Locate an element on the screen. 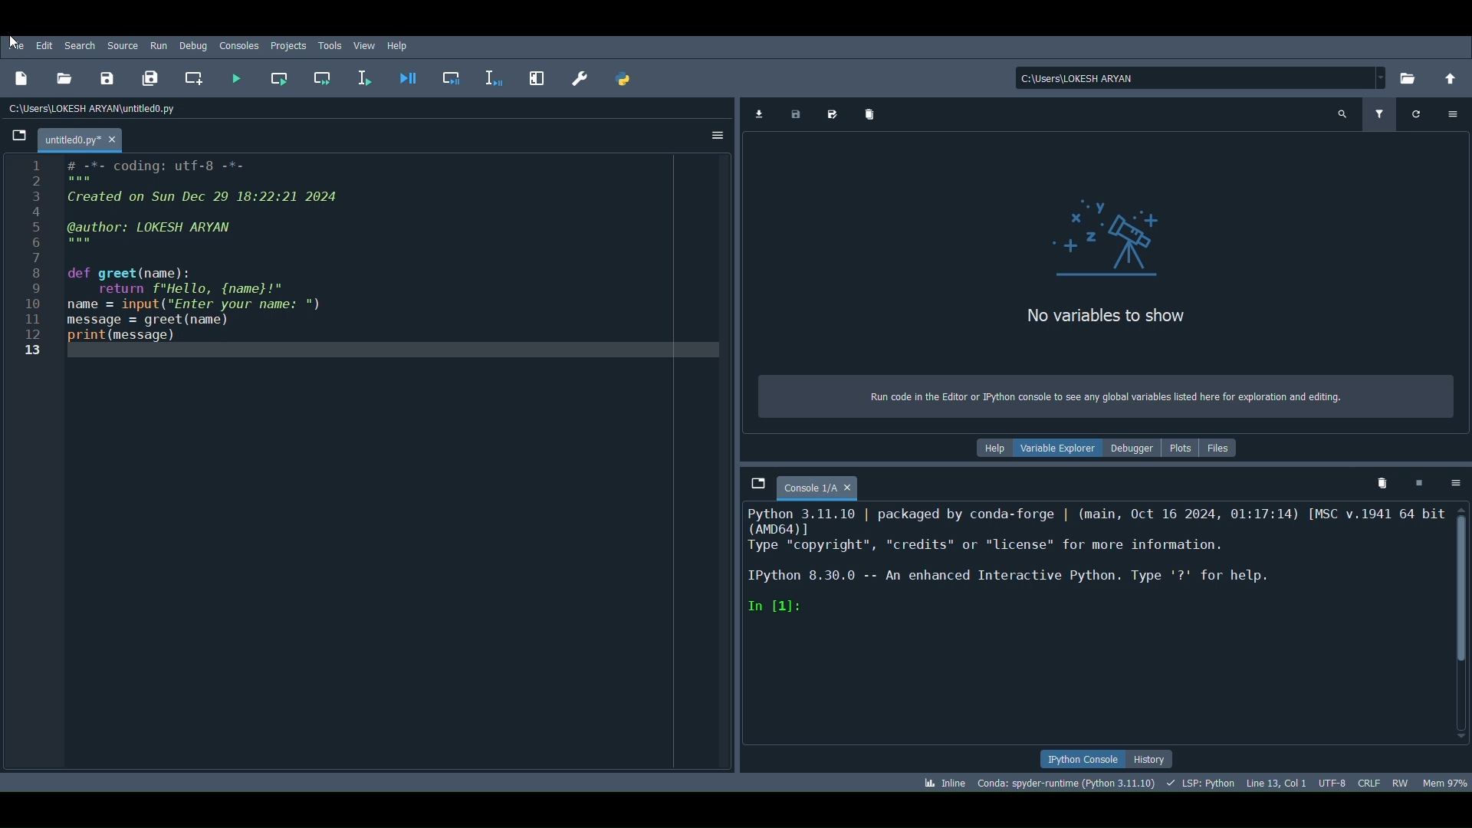 This screenshot has width=1472, height=828. Debug selection or current line is located at coordinates (492, 74).